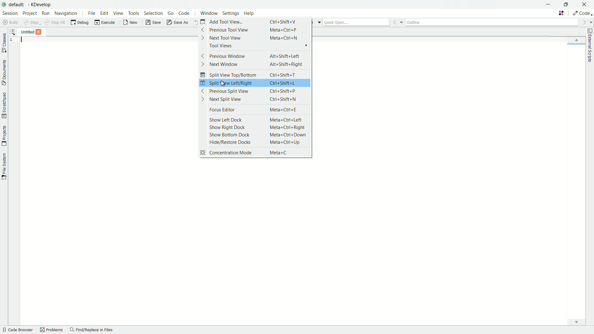 The image size is (594, 334). I want to click on quick open, so click(363, 22).